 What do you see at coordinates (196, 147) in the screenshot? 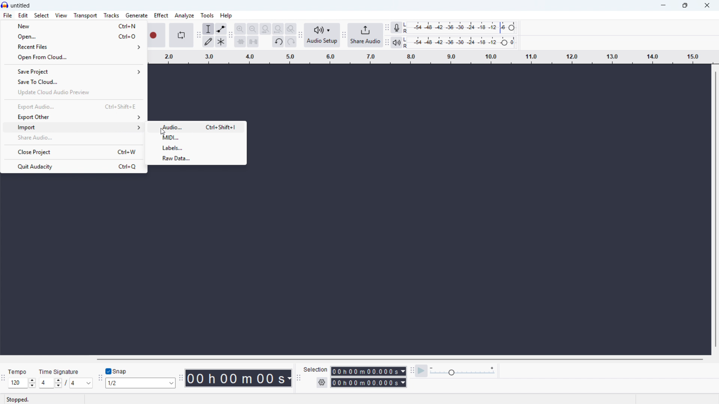
I see `Labels ` at bounding box center [196, 147].